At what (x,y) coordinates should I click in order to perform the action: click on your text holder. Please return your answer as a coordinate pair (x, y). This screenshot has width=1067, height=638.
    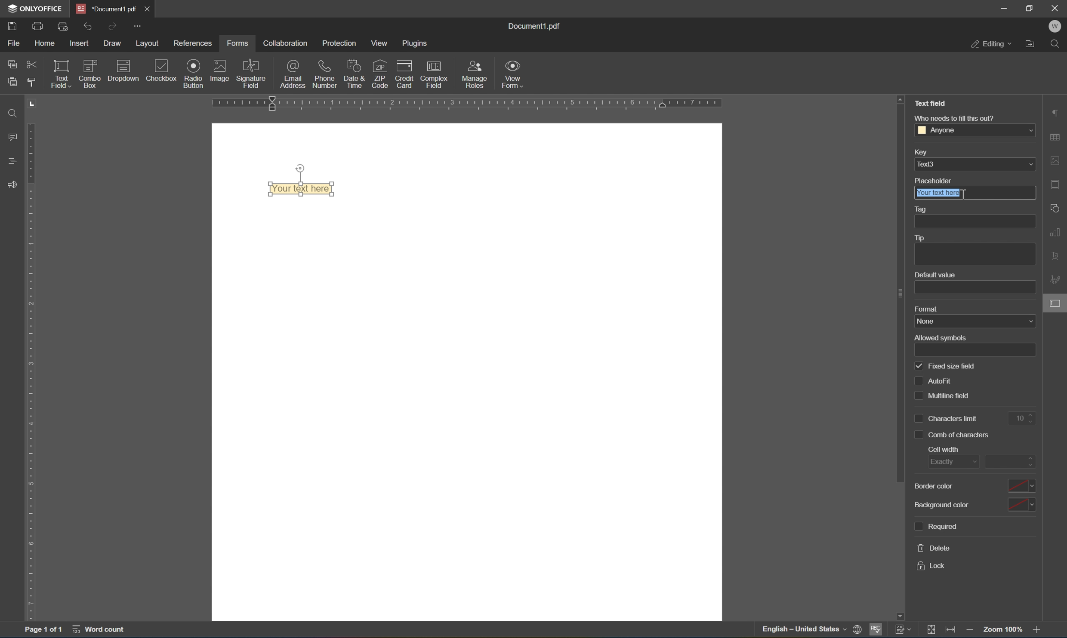
    Looking at the image, I should click on (939, 193).